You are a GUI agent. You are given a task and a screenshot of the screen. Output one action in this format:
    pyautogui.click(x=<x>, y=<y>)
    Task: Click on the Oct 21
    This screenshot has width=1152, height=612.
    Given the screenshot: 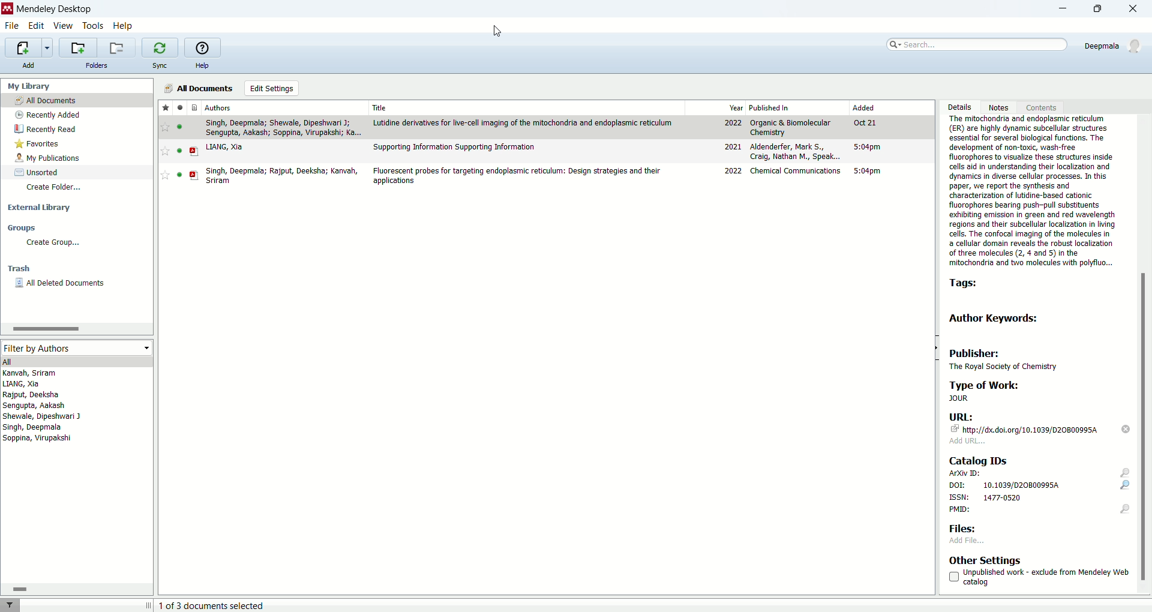 What is the action you would take?
    pyautogui.click(x=864, y=122)
    